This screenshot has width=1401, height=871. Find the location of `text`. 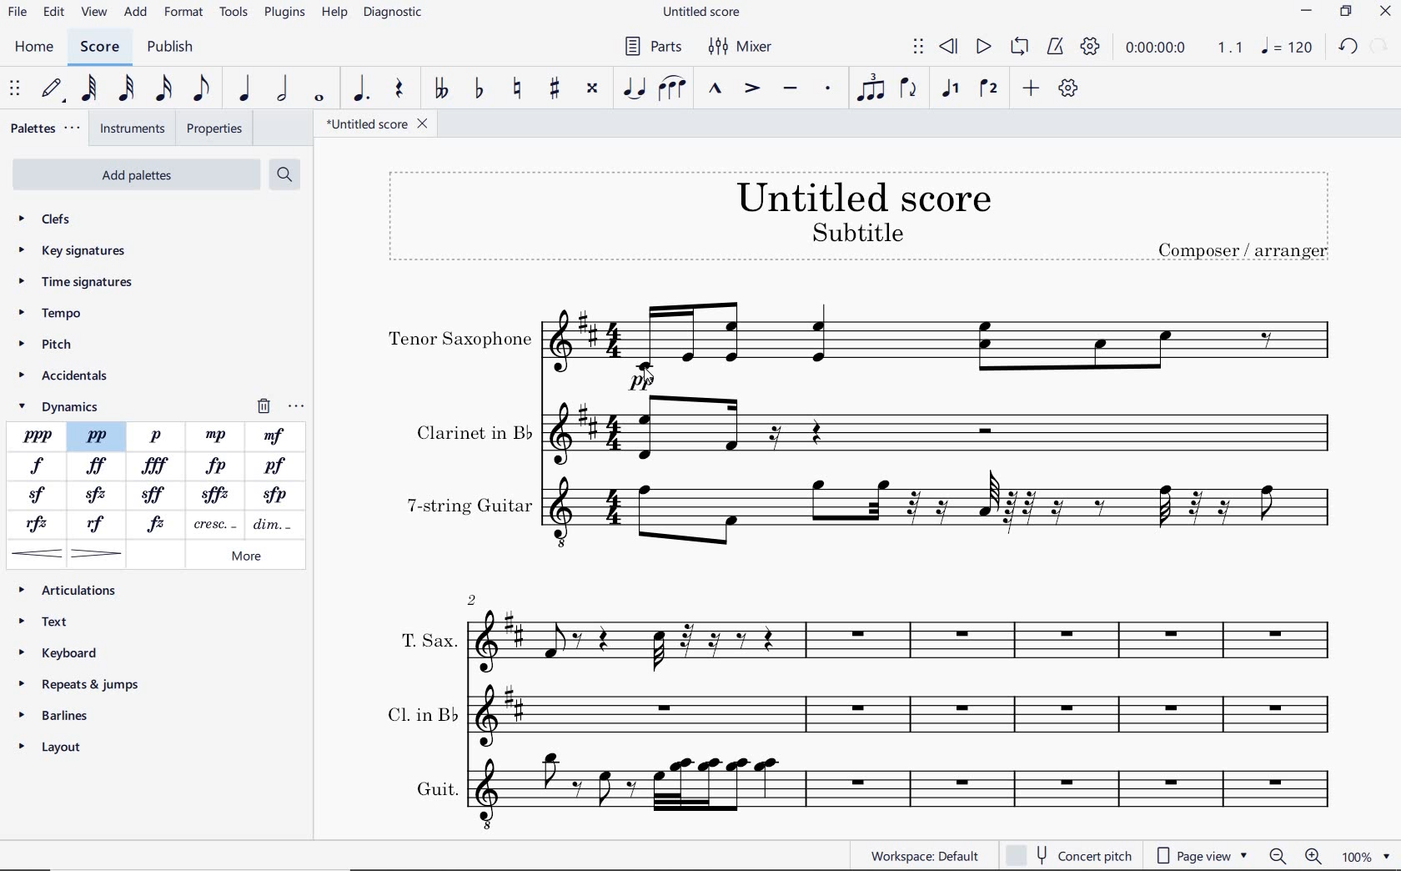

text is located at coordinates (434, 788).